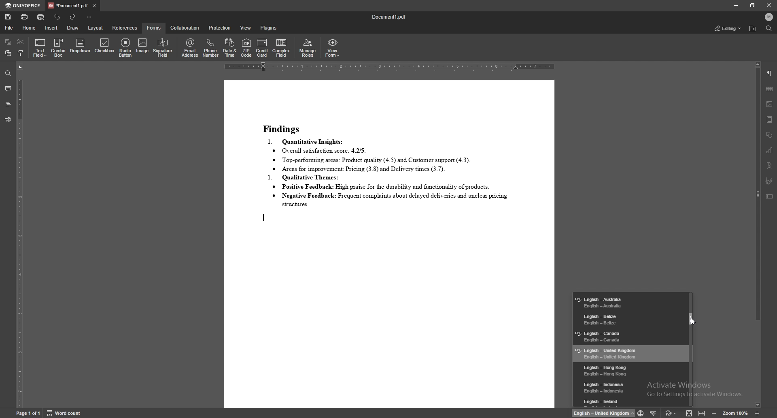  I want to click on chart, so click(770, 150).